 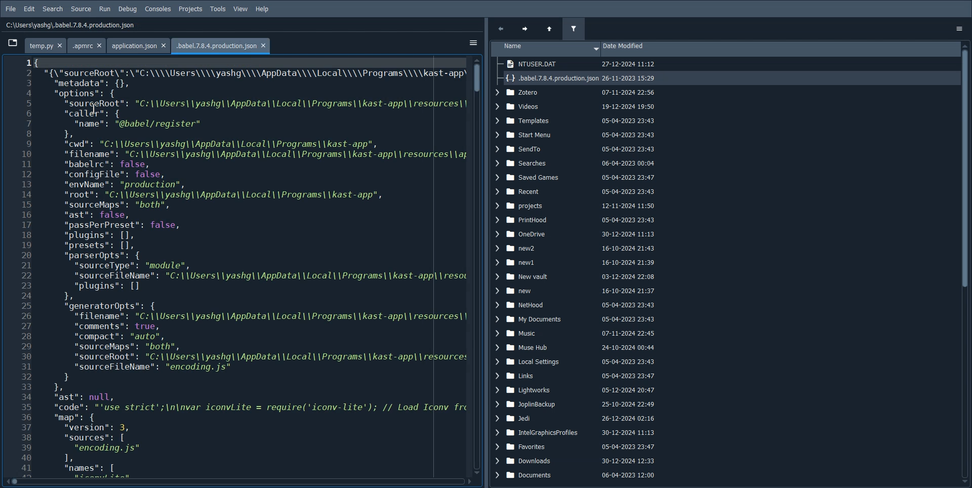 What do you see at coordinates (262, 9) in the screenshot?
I see `Help` at bounding box center [262, 9].